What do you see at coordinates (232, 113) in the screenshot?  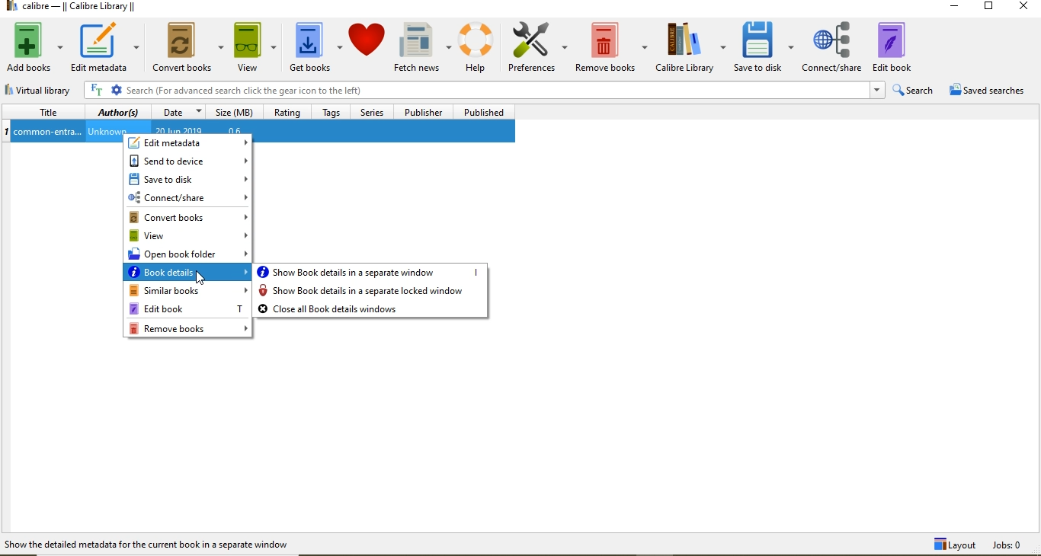 I see `size(MB)` at bounding box center [232, 113].